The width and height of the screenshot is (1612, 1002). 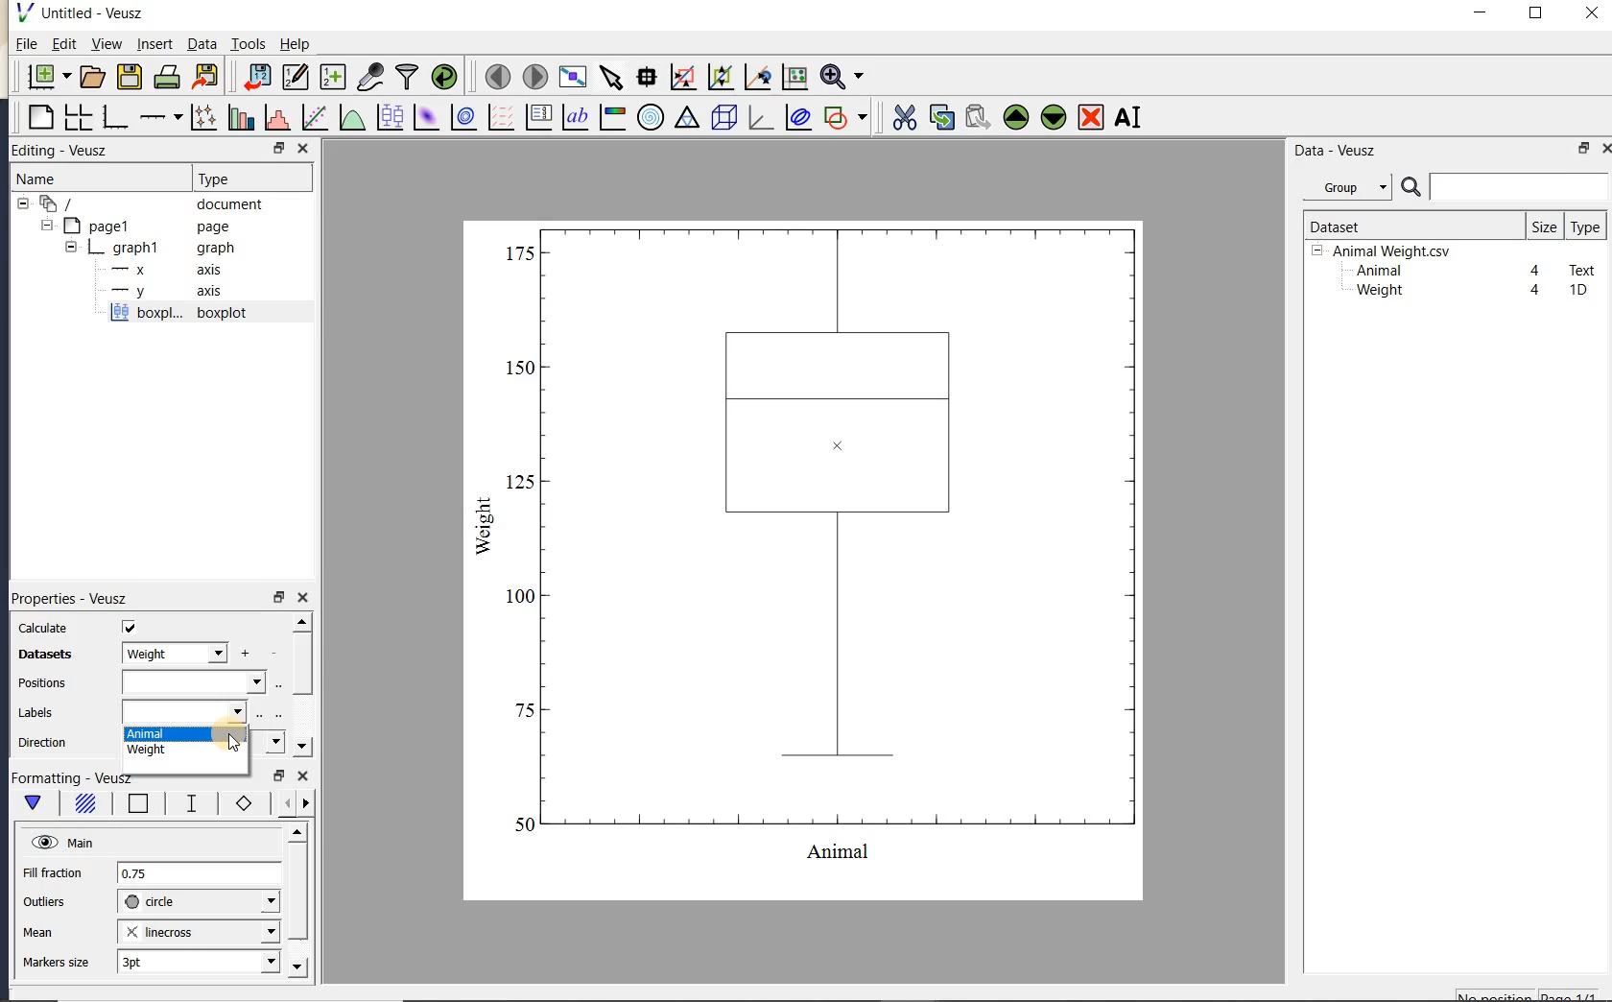 I want to click on Animal, so click(x=1377, y=272).